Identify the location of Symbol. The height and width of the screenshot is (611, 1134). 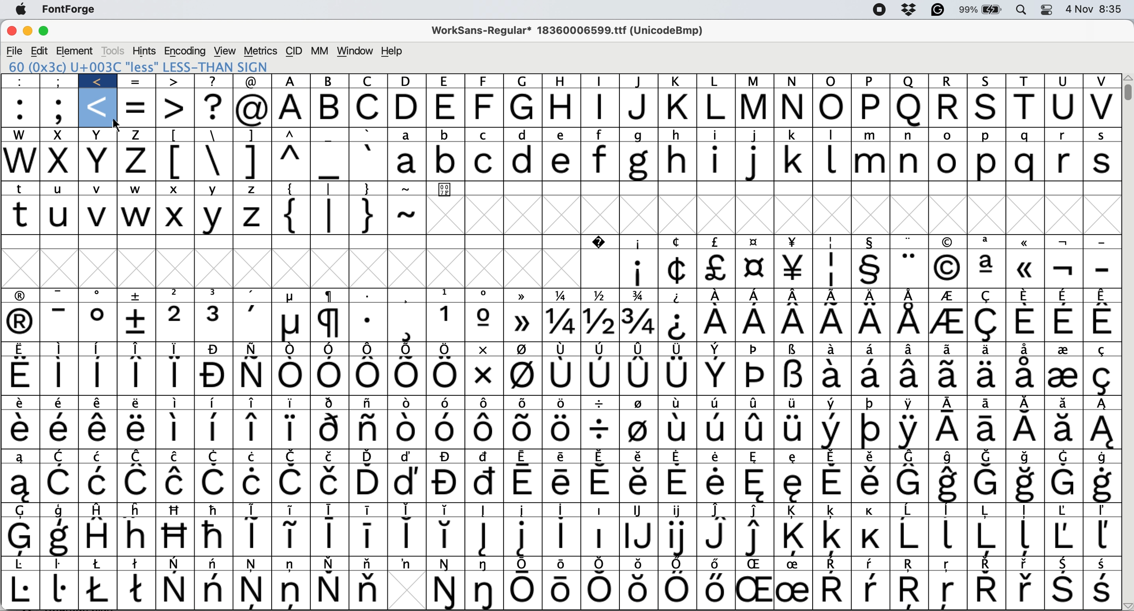
(602, 563).